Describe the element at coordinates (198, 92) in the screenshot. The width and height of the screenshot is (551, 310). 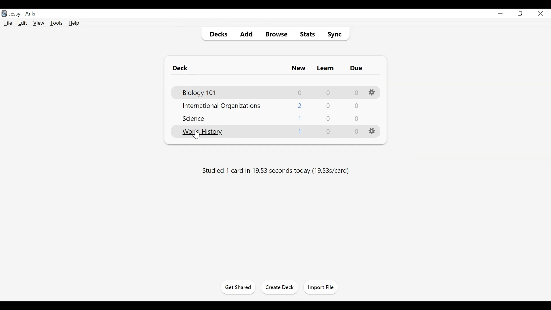
I see `Biology 101` at that location.